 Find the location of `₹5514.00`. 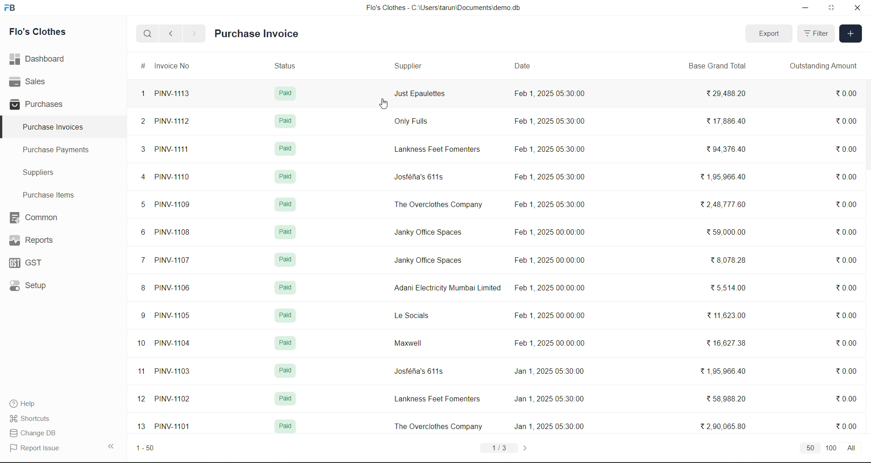

₹5514.00 is located at coordinates (728, 289).